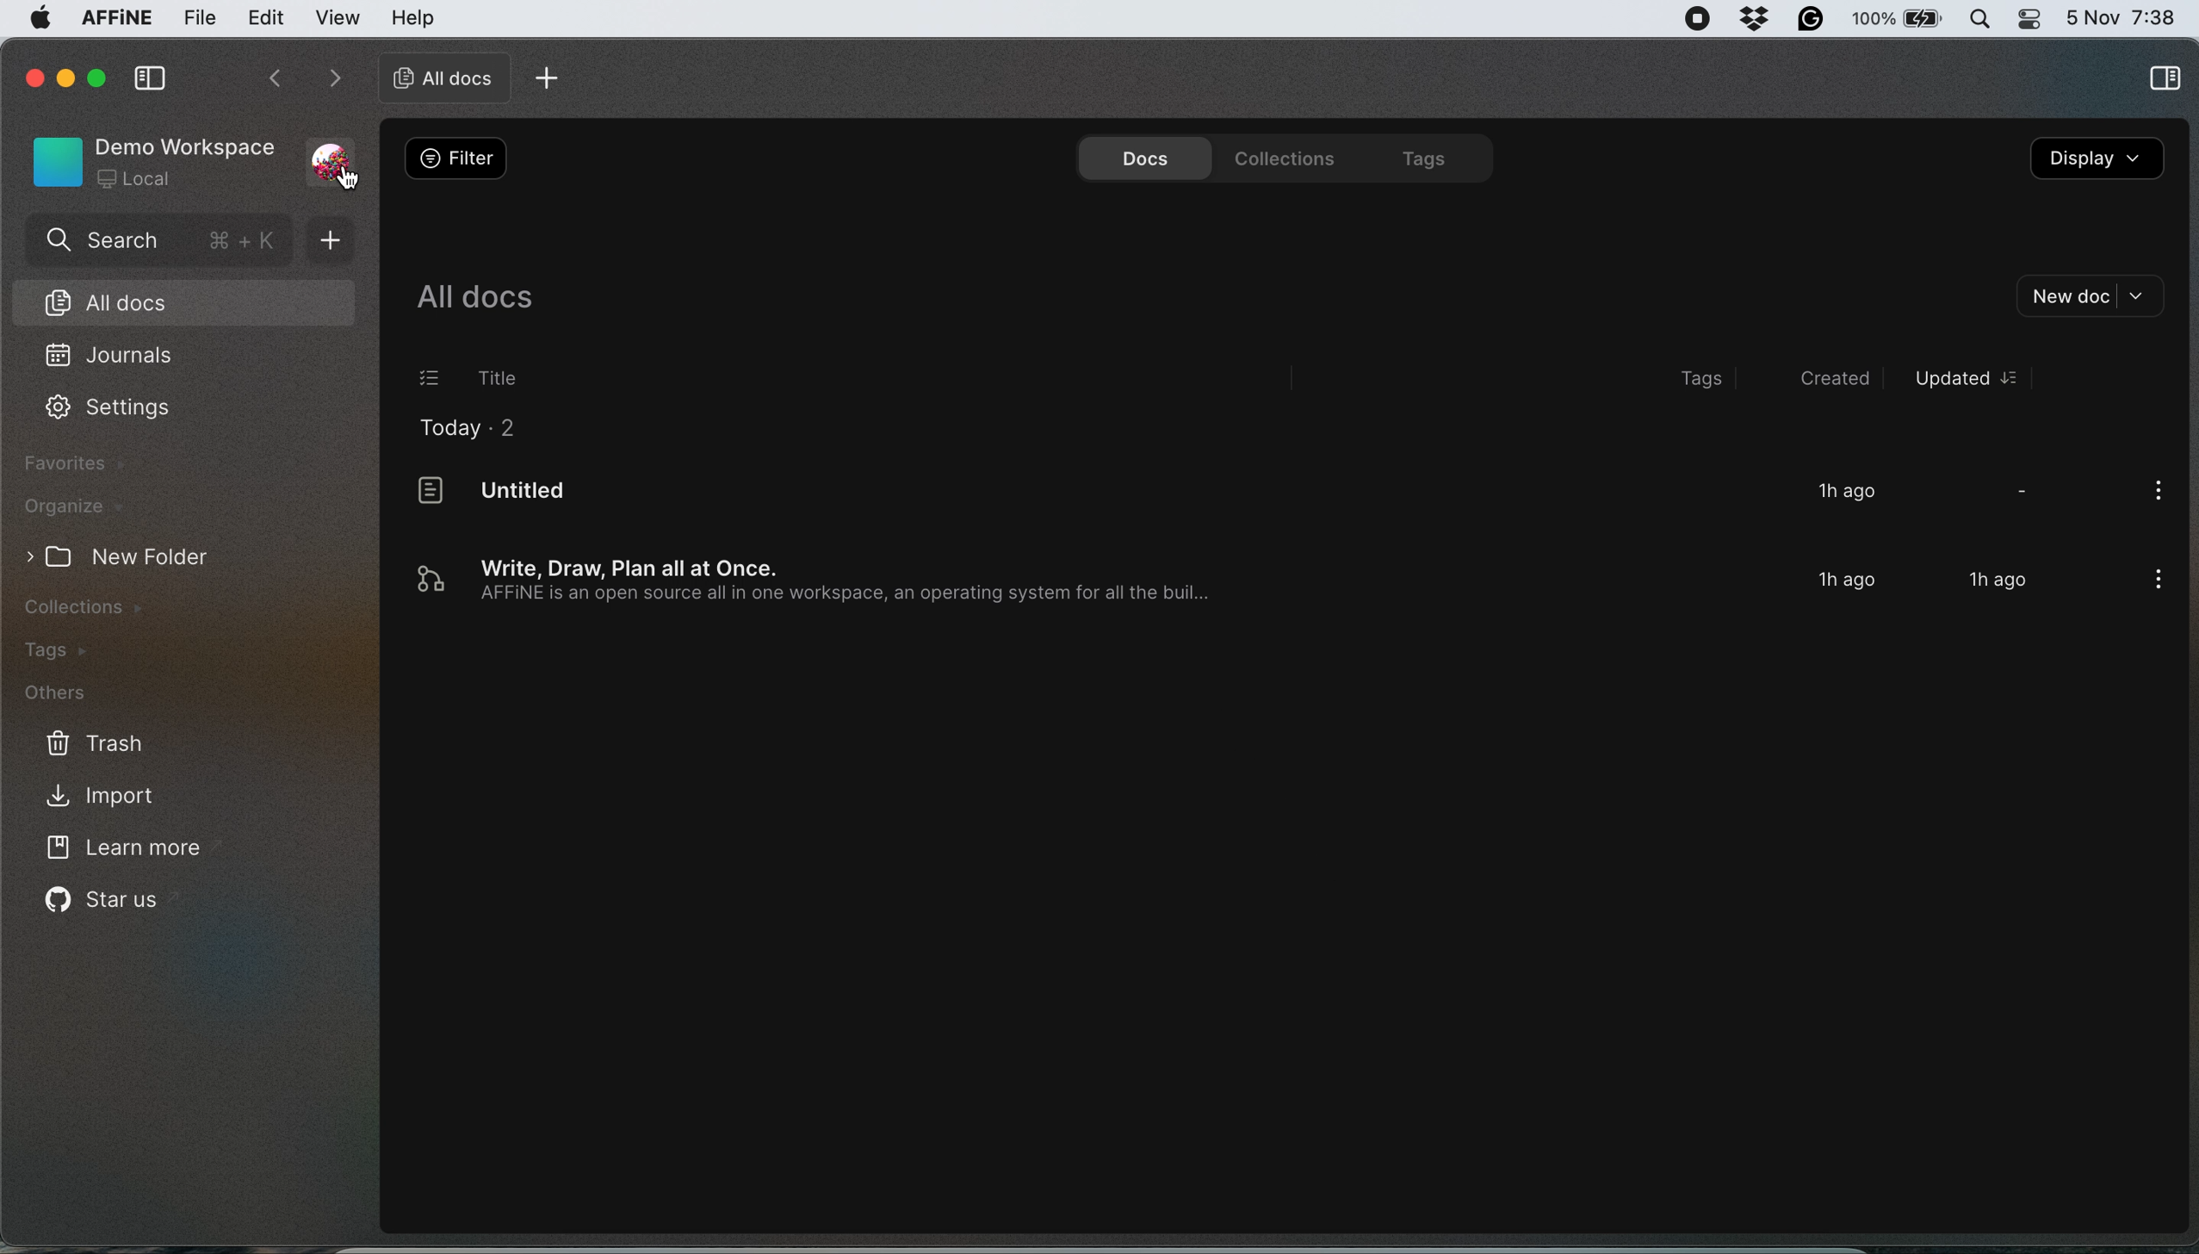 This screenshot has height=1254, width=2199. I want to click on new tab, so click(552, 77).